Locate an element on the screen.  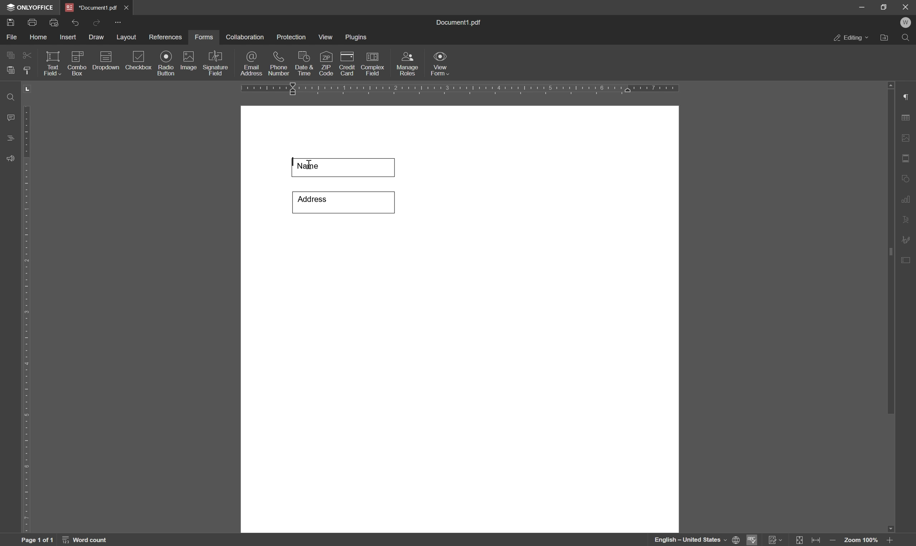
radio button is located at coordinates (165, 63).